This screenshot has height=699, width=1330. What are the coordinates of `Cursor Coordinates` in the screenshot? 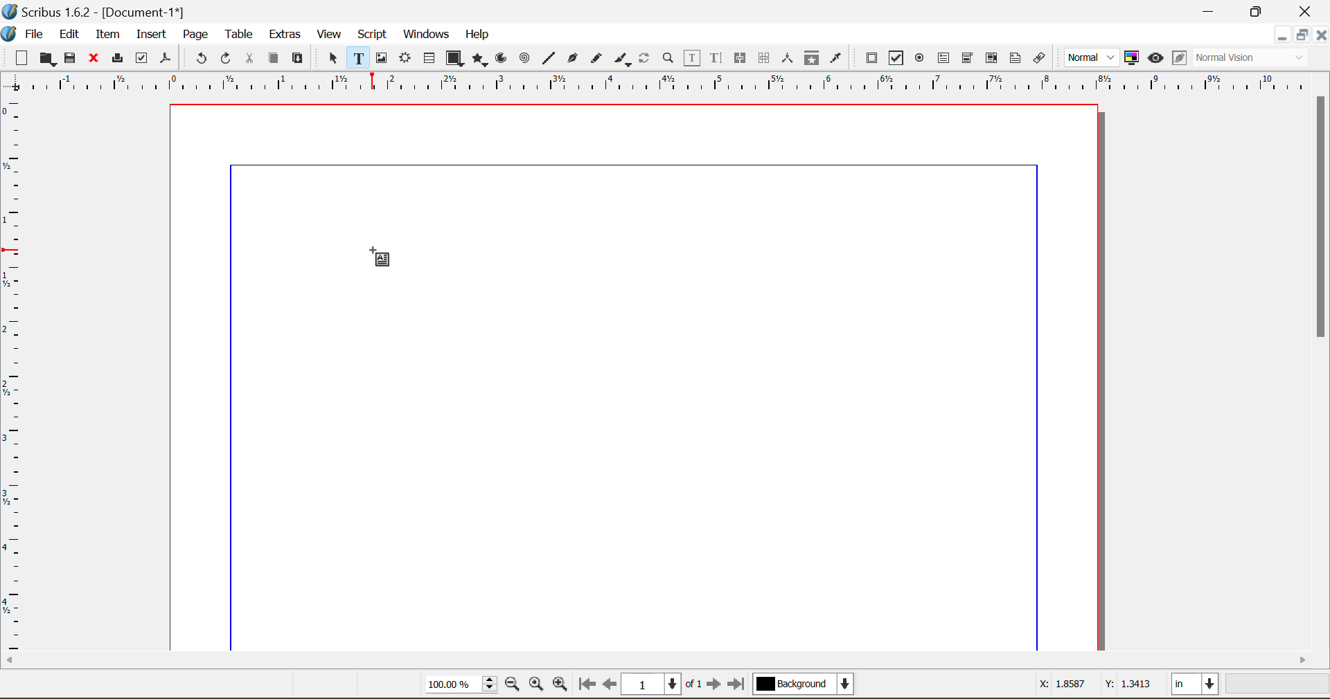 It's located at (1097, 686).